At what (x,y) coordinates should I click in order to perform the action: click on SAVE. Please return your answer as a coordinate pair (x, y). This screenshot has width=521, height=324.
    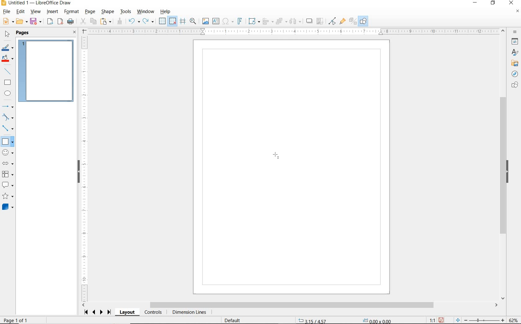
    Looking at the image, I should click on (36, 22).